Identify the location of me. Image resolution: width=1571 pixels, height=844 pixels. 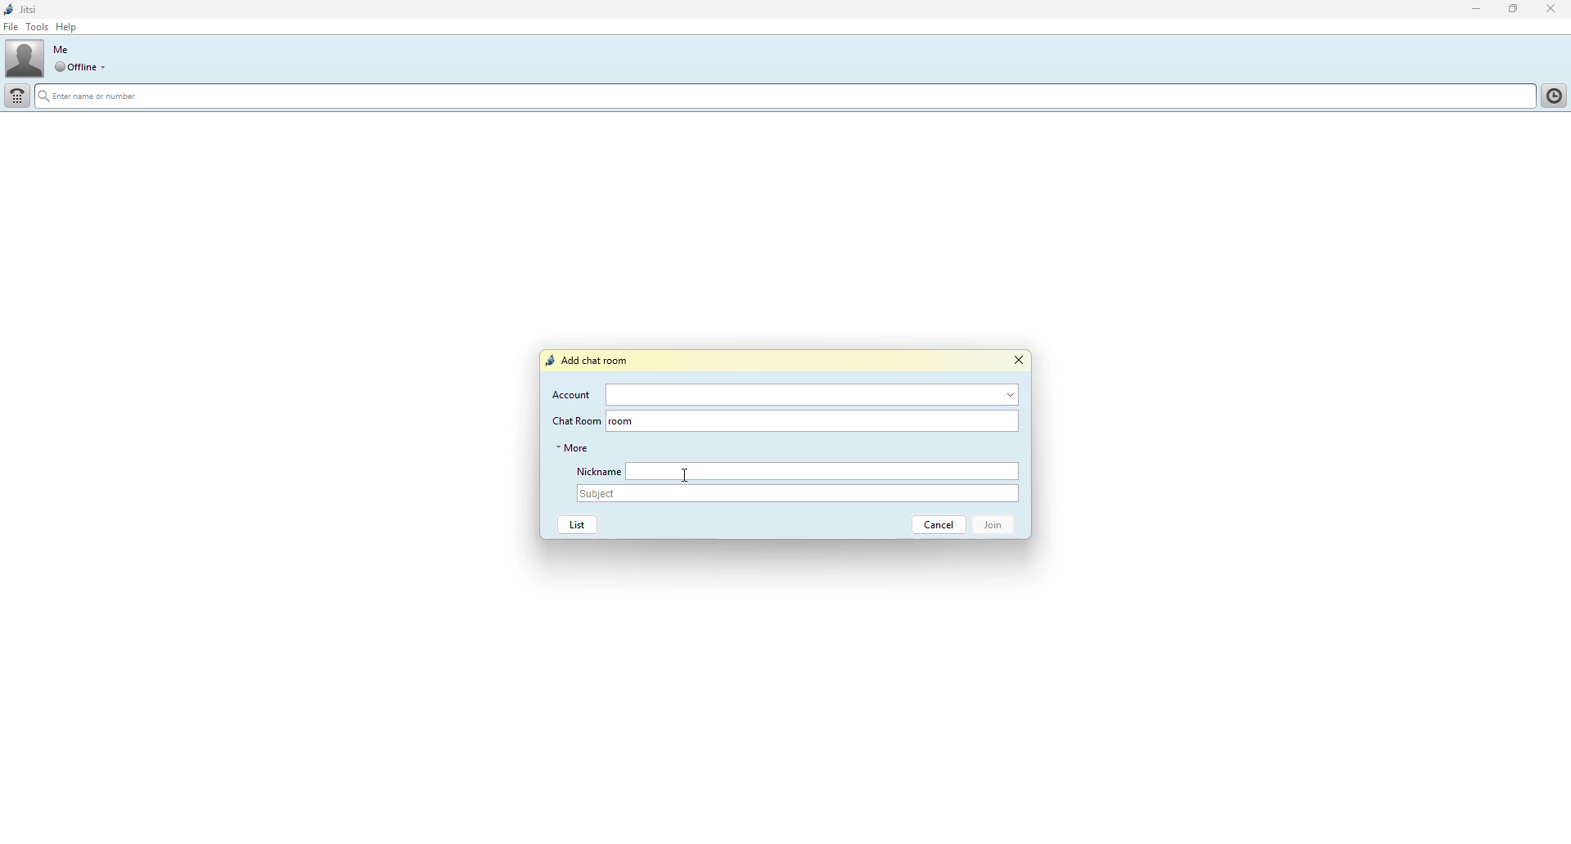
(61, 49).